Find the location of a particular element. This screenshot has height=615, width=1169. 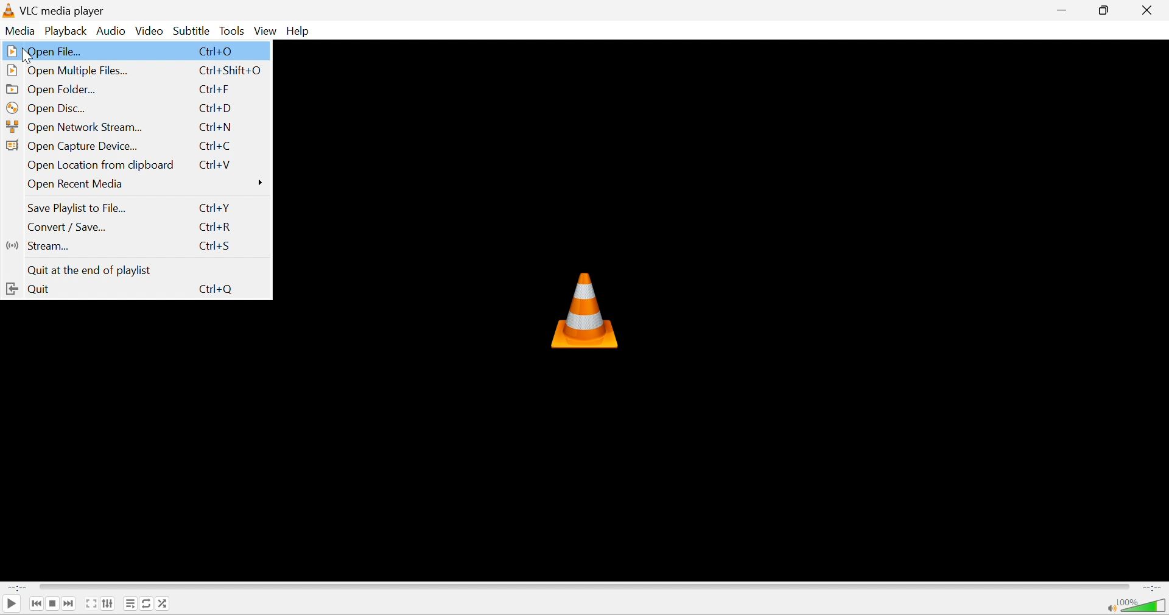

Open Network Stream... is located at coordinates (76, 127).